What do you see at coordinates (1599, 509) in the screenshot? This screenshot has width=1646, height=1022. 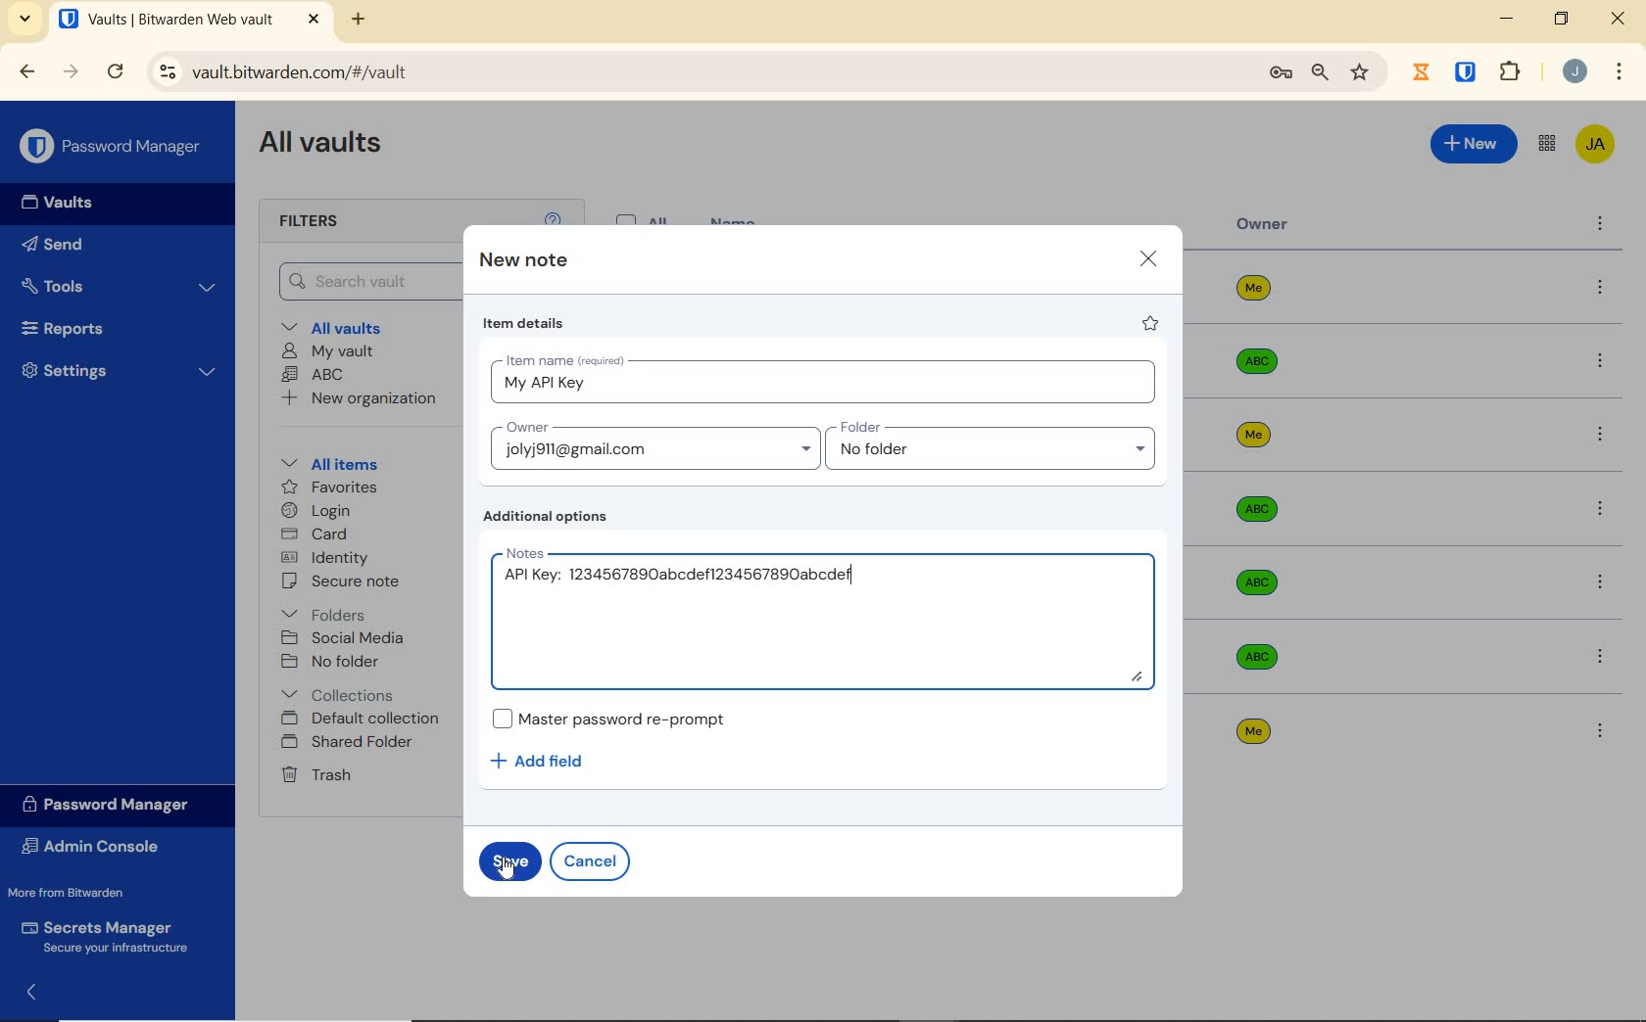 I see `more options` at bounding box center [1599, 509].